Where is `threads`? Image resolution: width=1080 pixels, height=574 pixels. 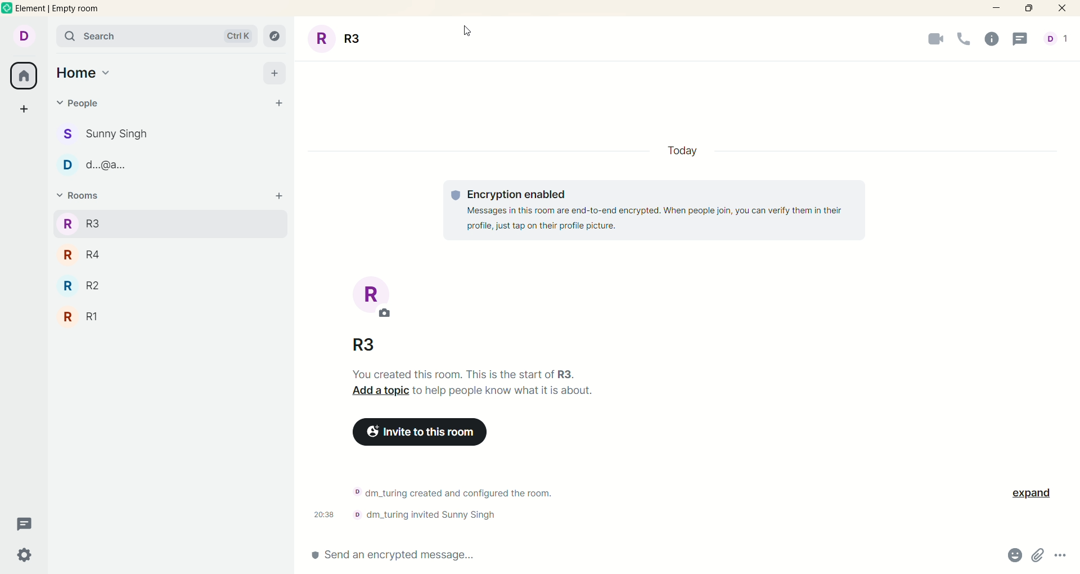 threads is located at coordinates (1023, 39).